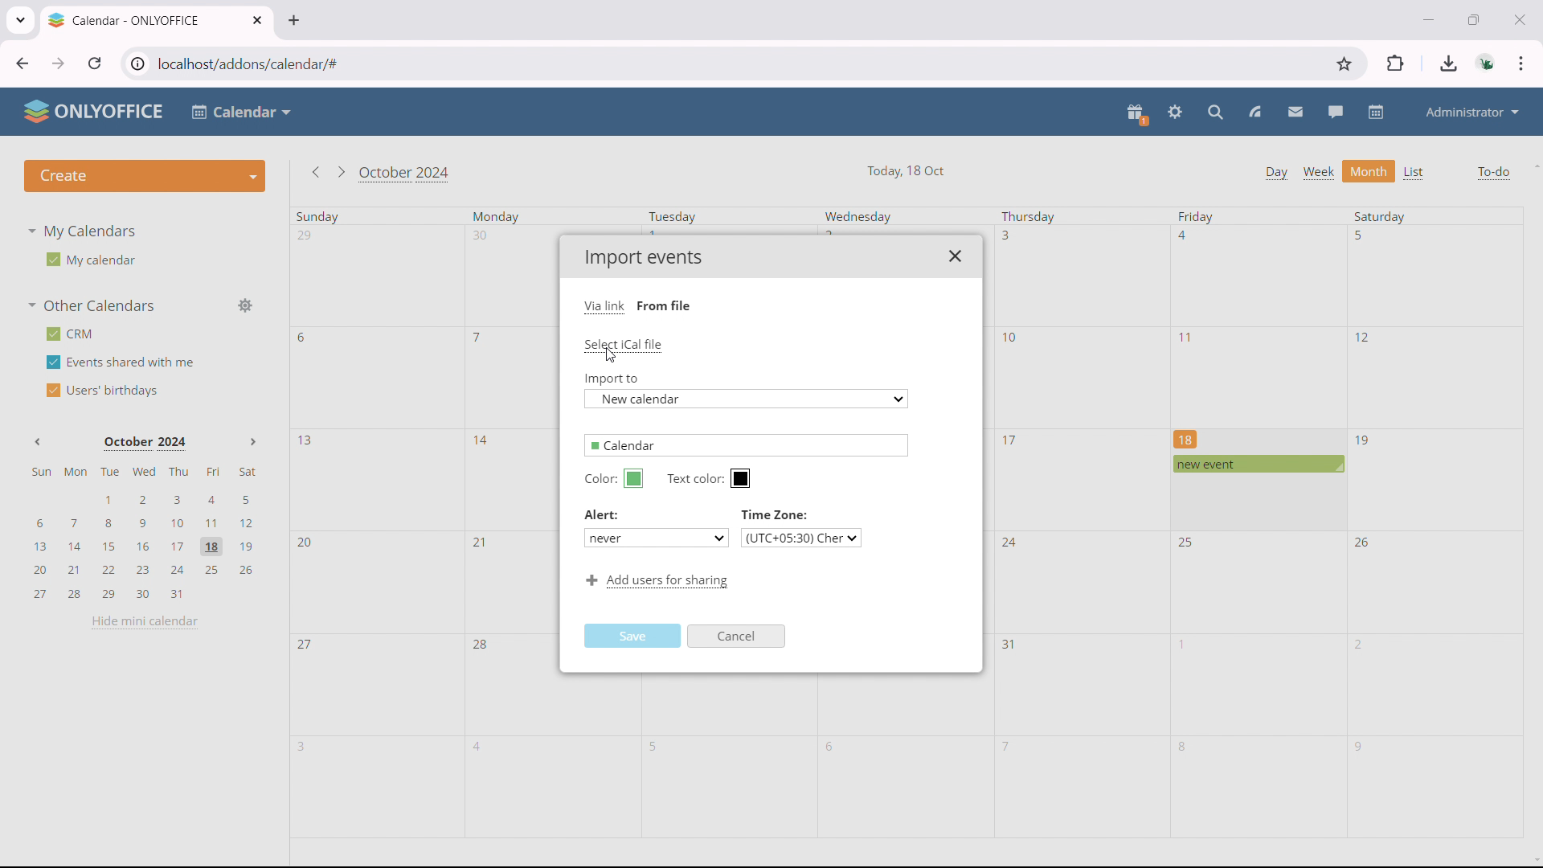  Describe the element at coordinates (92, 261) in the screenshot. I see `My calendar` at that location.